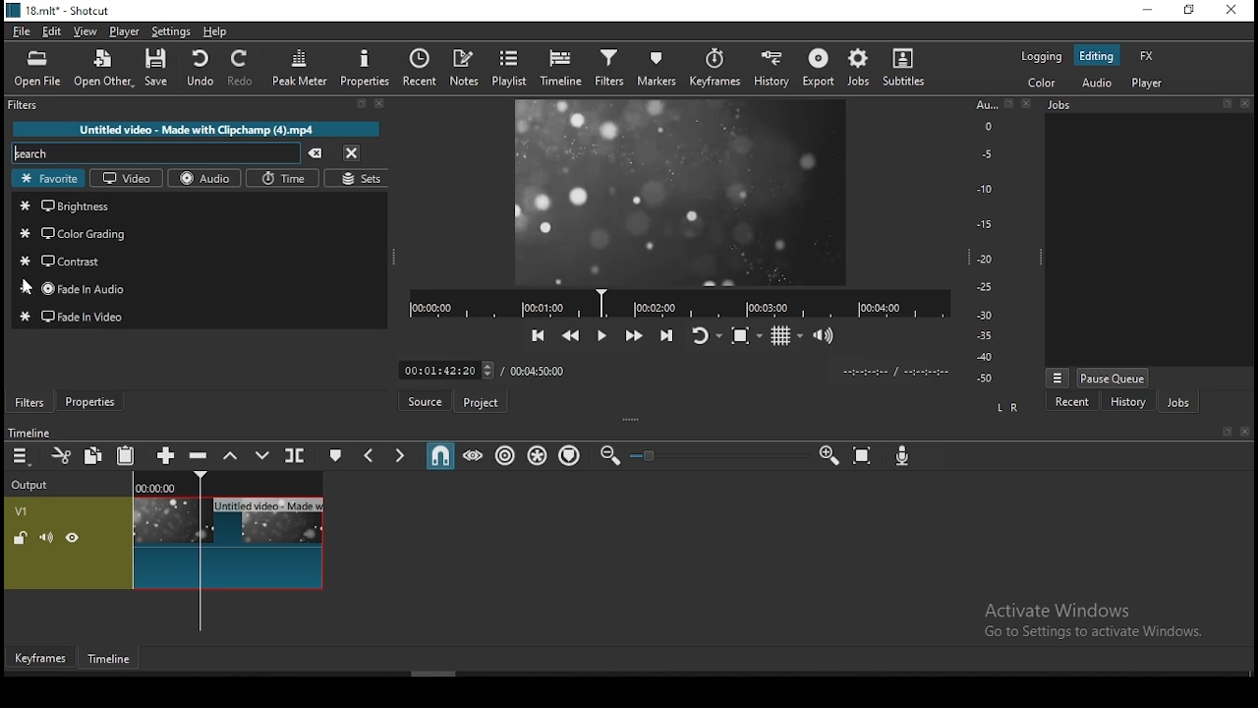 This screenshot has width=1258, height=708. Describe the element at coordinates (504, 455) in the screenshot. I see `ripple` at that location.